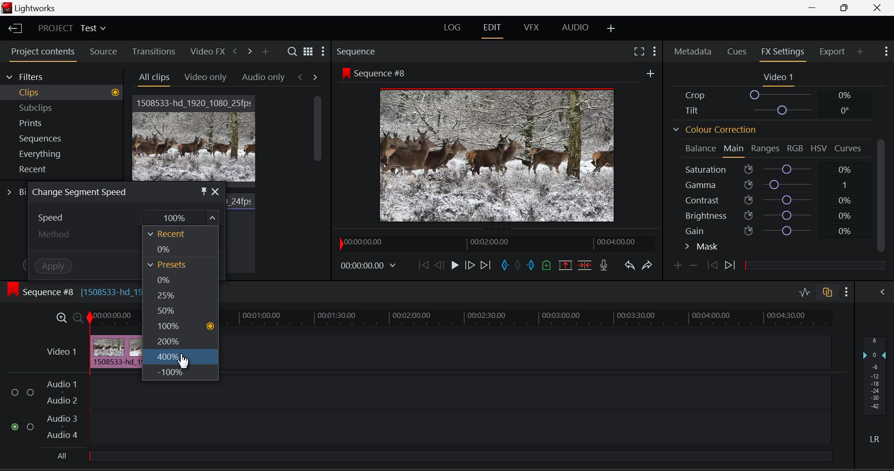 Image resolution: width=894 pixels, height=471 pixels. What do you see at coordinates (179, 358) in the screenshot?
I see `Cursor on 400%` at bounding box center [179, 358].